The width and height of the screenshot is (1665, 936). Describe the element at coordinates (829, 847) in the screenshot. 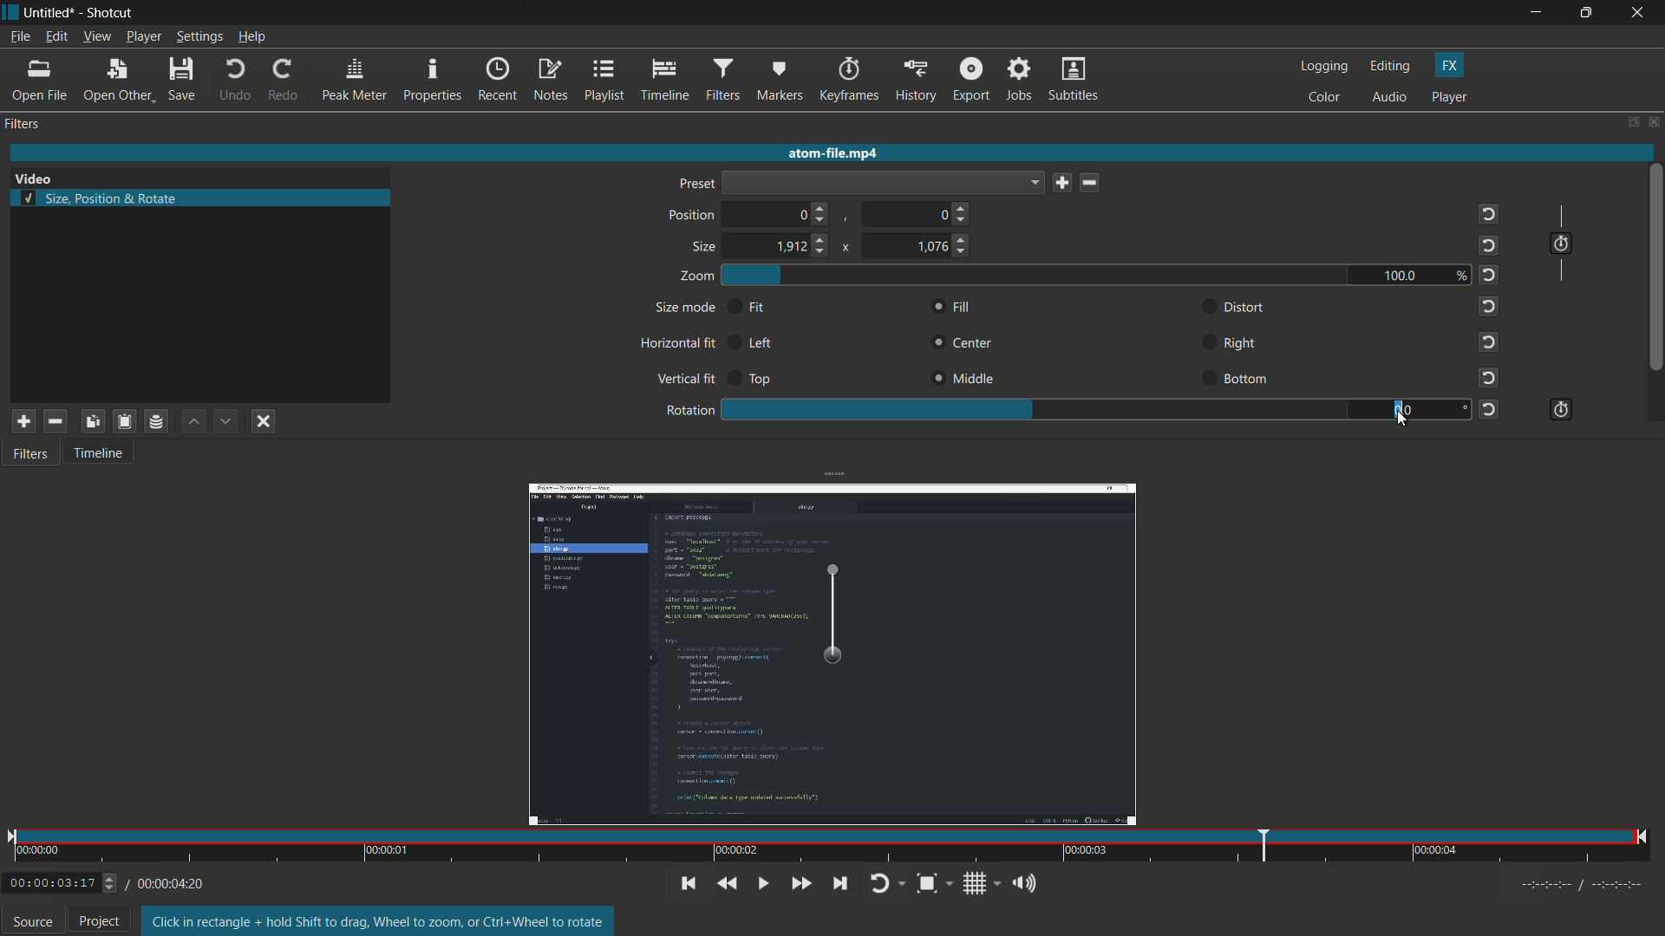

I see `time and position` at that location.